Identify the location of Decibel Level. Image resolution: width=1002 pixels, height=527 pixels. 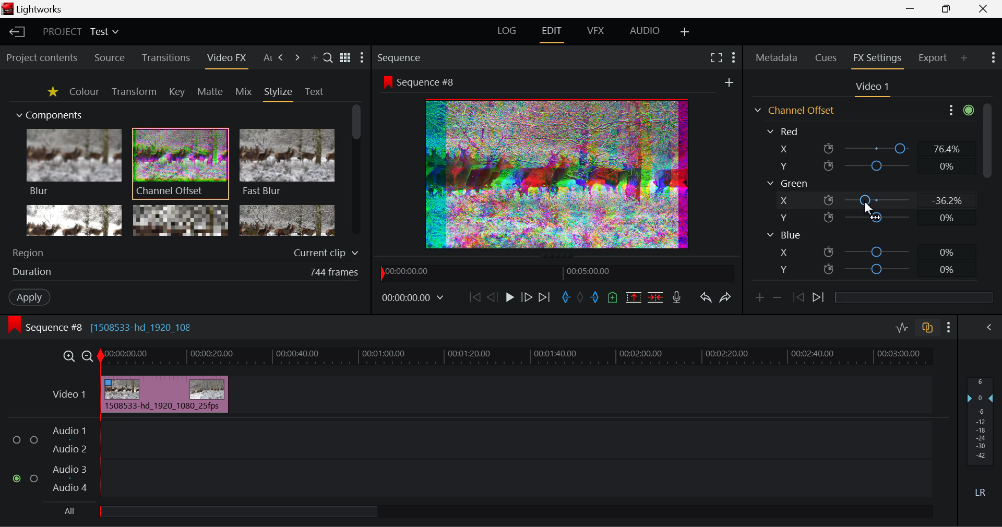
(981, 436).